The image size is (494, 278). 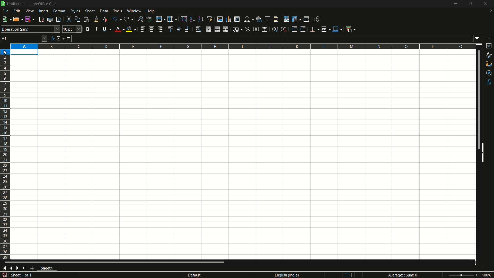 What do you see at coordinates (200, 19) in the screenshot?
I see `sort descending` at bounding box center [200, 19].